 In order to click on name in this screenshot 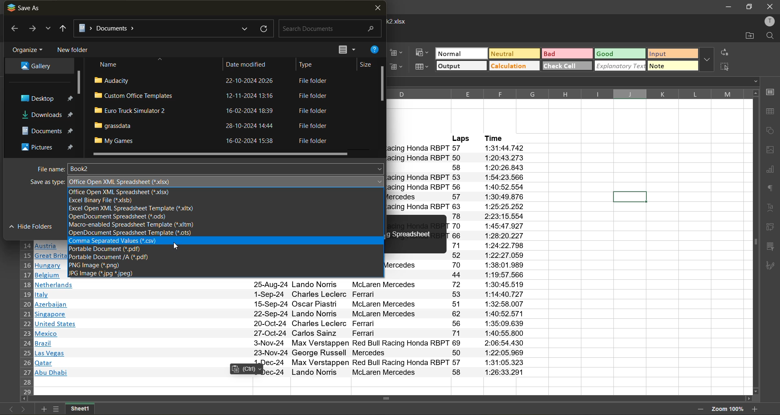, I will do `click(110, 64)`.